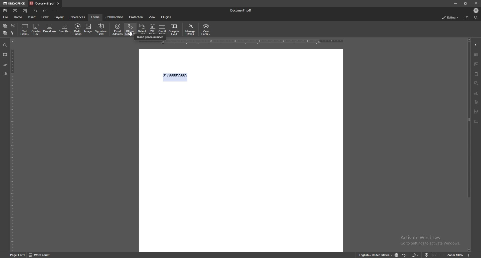  What do you see at coordinates (455, 3) in the screenshot?
I see `minimize` at bounding box center [455, 3].